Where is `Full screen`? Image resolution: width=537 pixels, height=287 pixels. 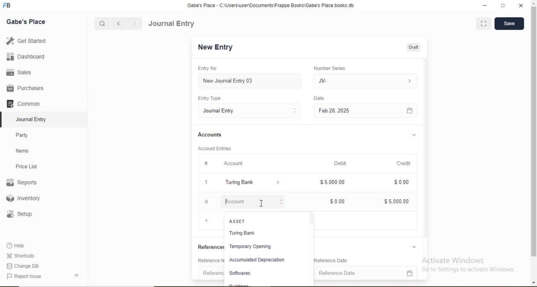
Full screen is located at coordinates (485, 23).